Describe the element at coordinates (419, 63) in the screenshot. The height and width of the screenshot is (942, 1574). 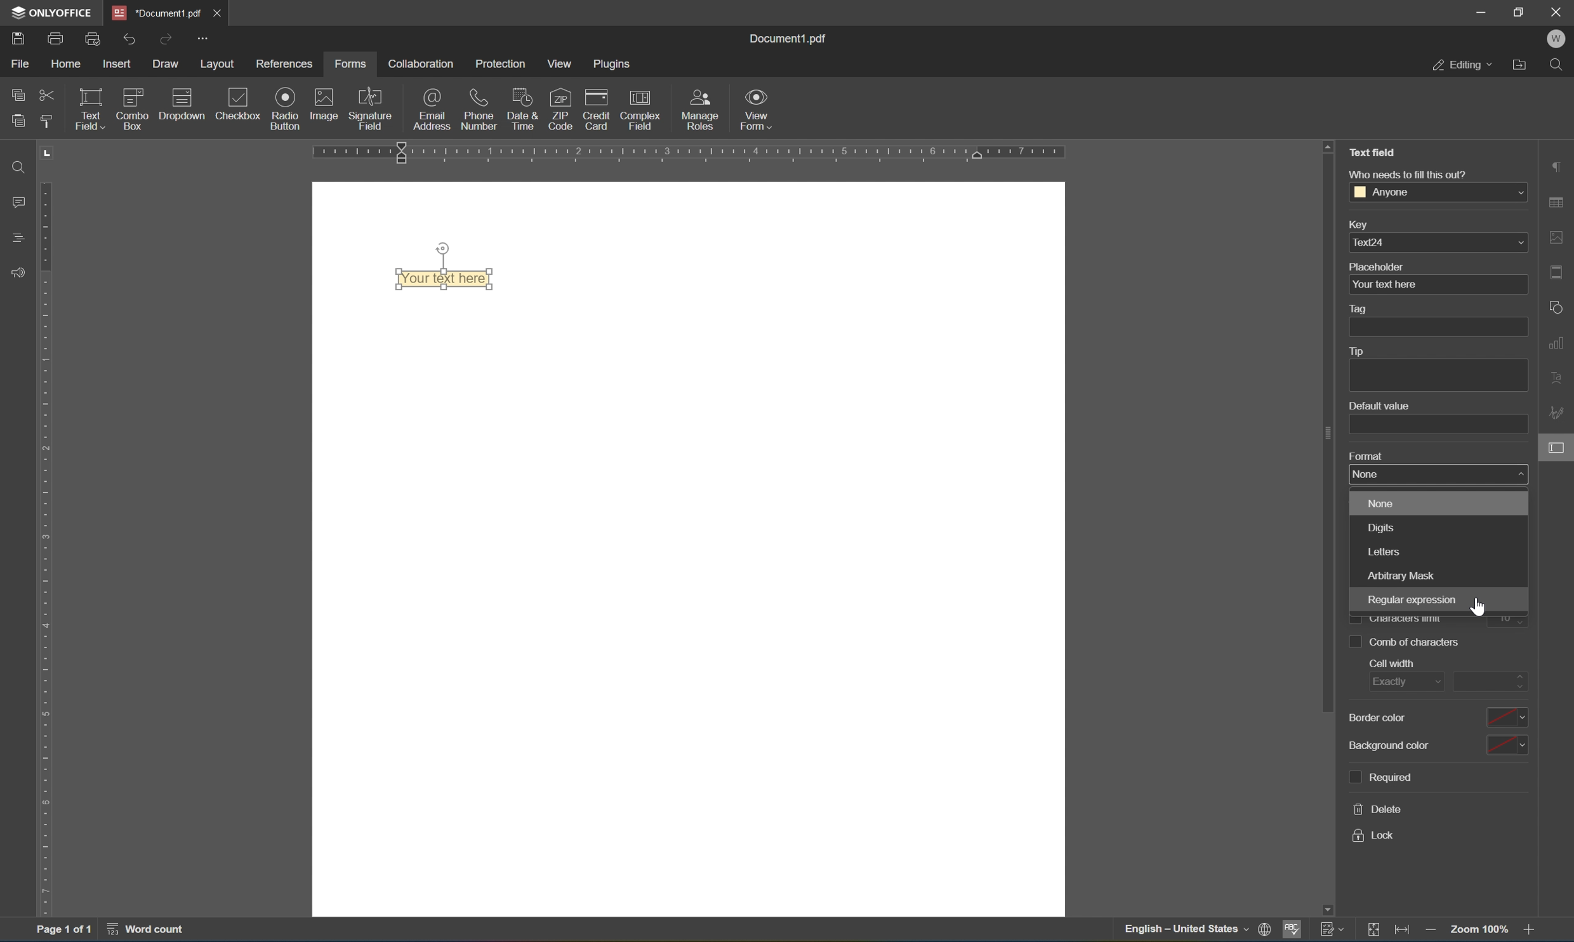
I see `collaboration` at that location.